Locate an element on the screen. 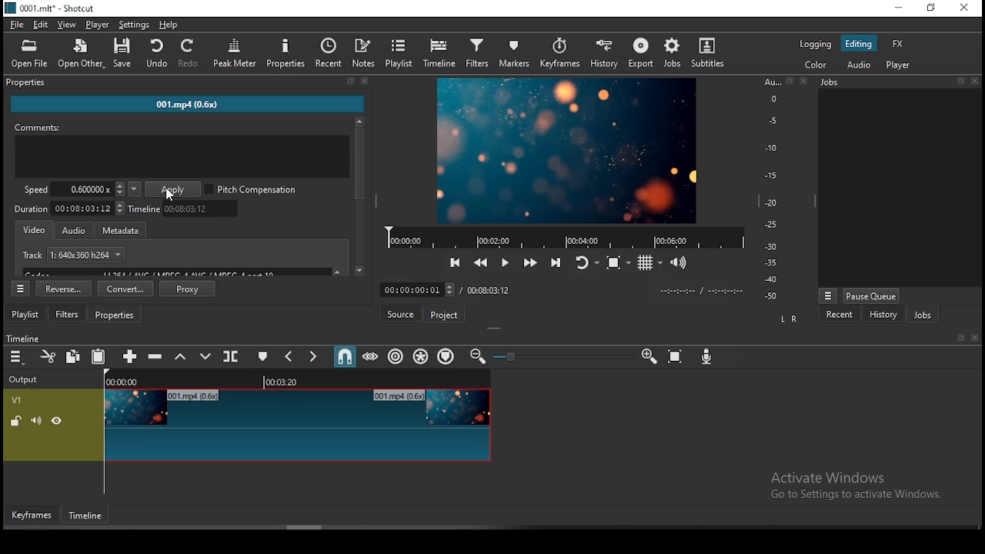  file is located at coordinates (18, 25).